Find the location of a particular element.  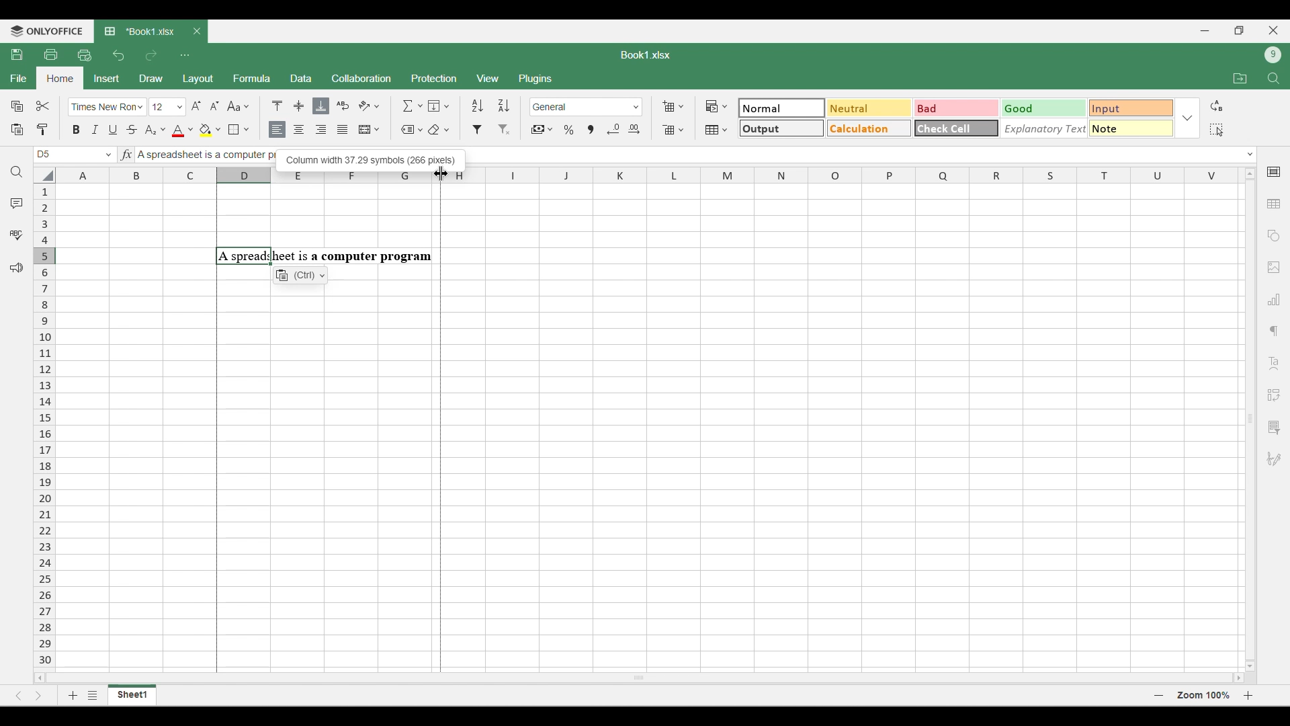

Borders is located at coordinates (239, 130).